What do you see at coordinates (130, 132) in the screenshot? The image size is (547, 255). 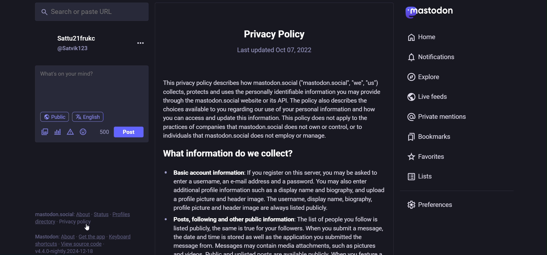 I see `post` at bounding box center [130, 132].